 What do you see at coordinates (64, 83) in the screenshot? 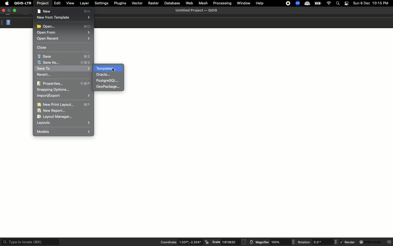
I see `Properties ` at bounding box center [64, 83].